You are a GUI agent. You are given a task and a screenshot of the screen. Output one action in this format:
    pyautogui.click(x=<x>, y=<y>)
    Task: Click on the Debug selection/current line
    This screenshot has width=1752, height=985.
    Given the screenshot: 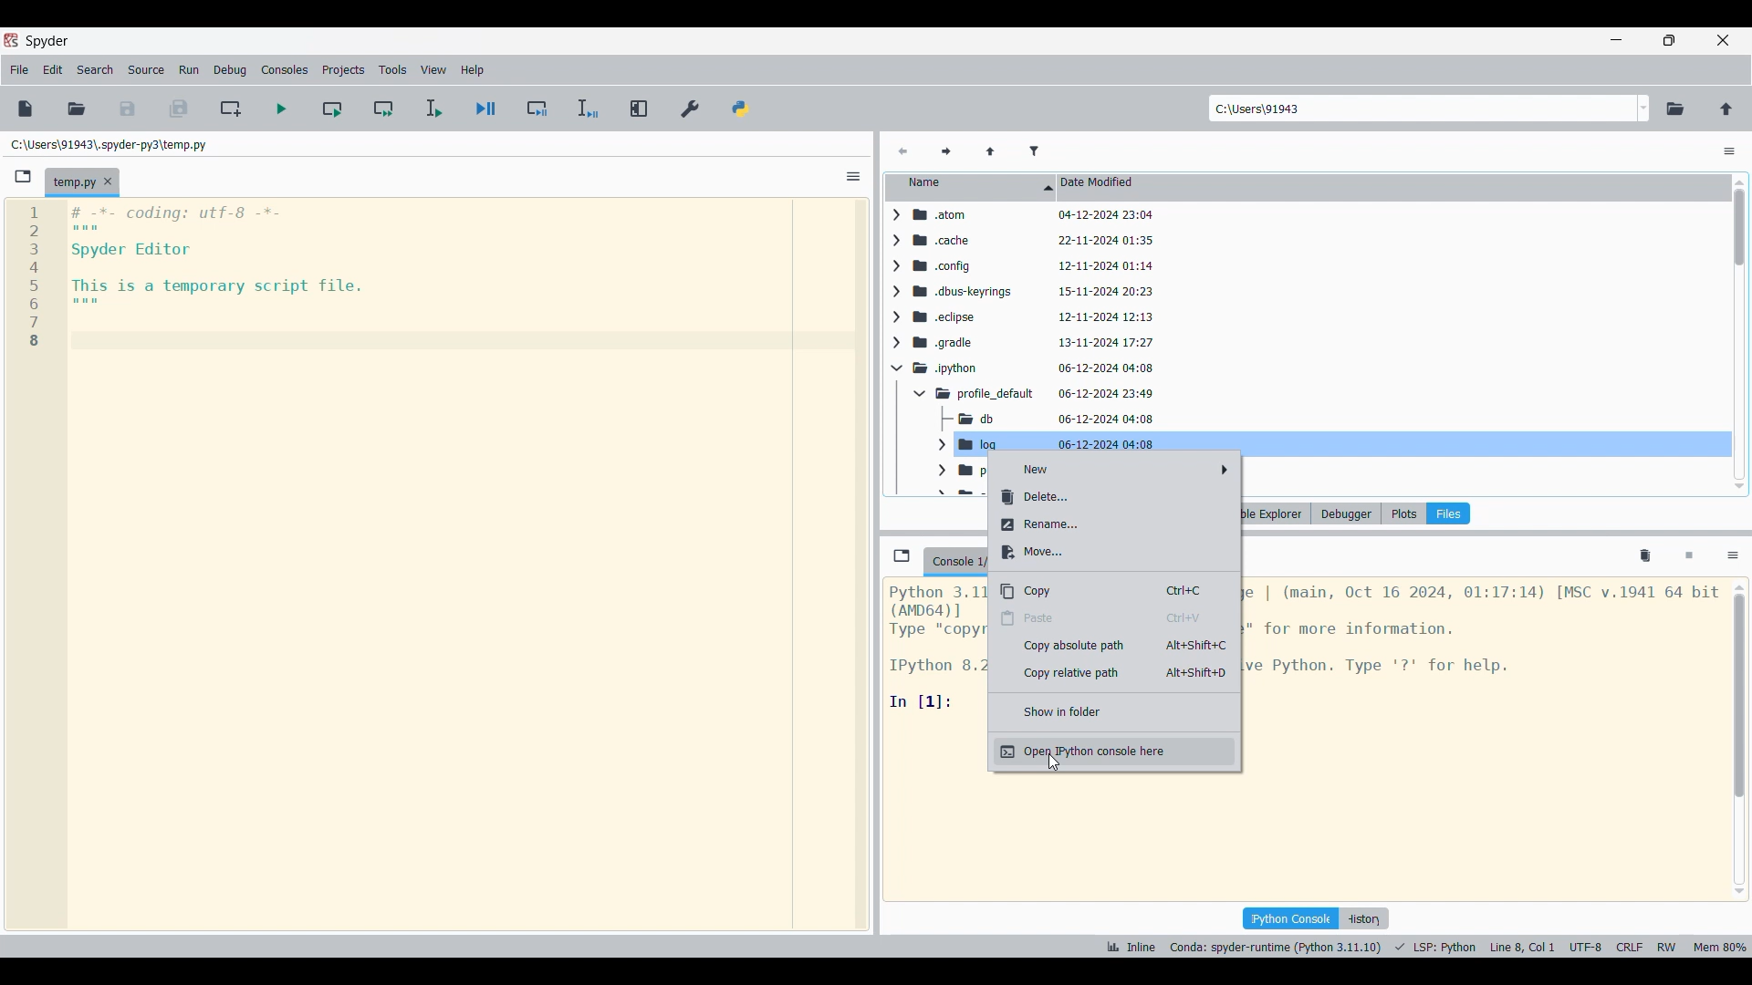 What is the action you would take?
    pyautogui.click(x=588, y=109)
    